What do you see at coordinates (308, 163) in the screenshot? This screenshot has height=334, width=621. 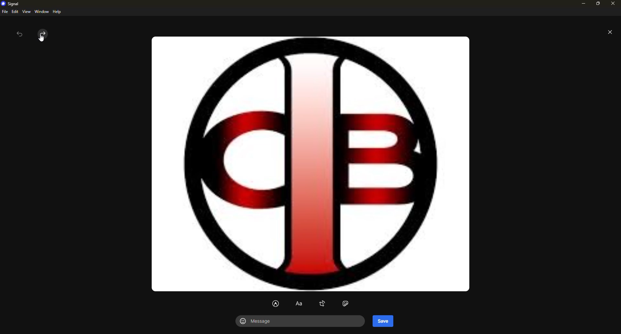 I see `image` at bounding box center [308, 163].